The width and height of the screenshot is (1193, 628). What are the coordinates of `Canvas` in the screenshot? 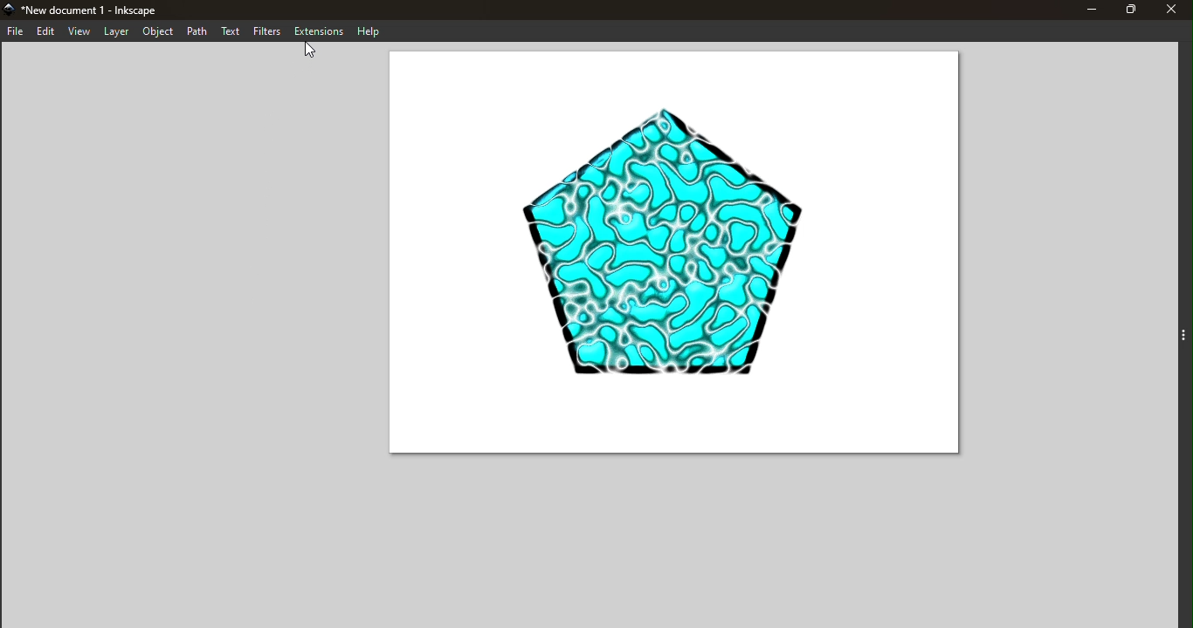 It's located at (669, 256).